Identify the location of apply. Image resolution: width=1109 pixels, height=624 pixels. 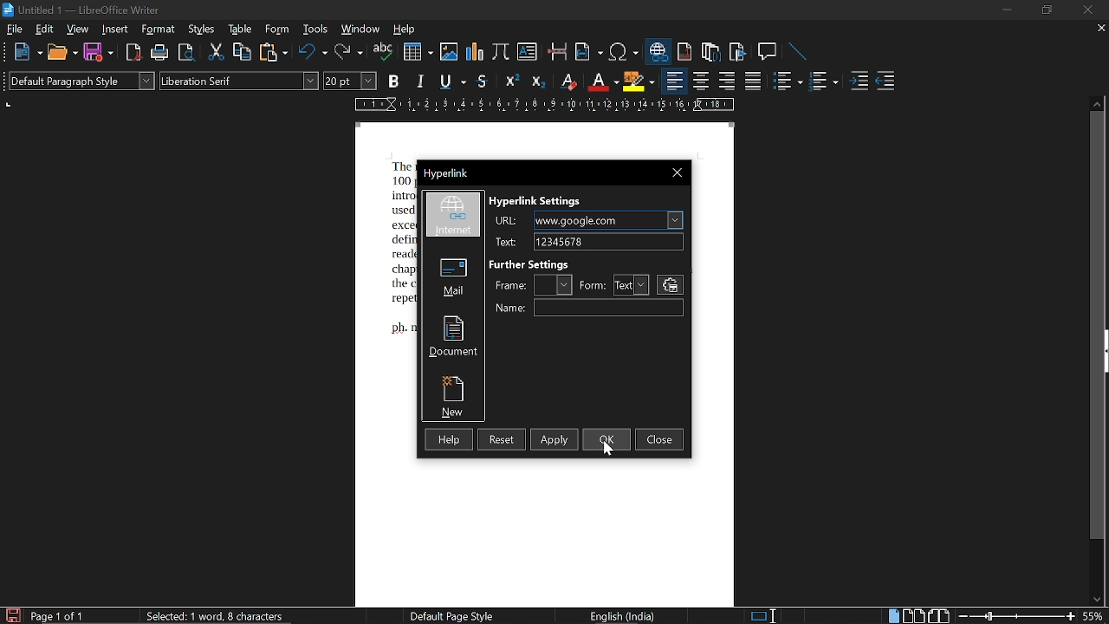
(554, 439).